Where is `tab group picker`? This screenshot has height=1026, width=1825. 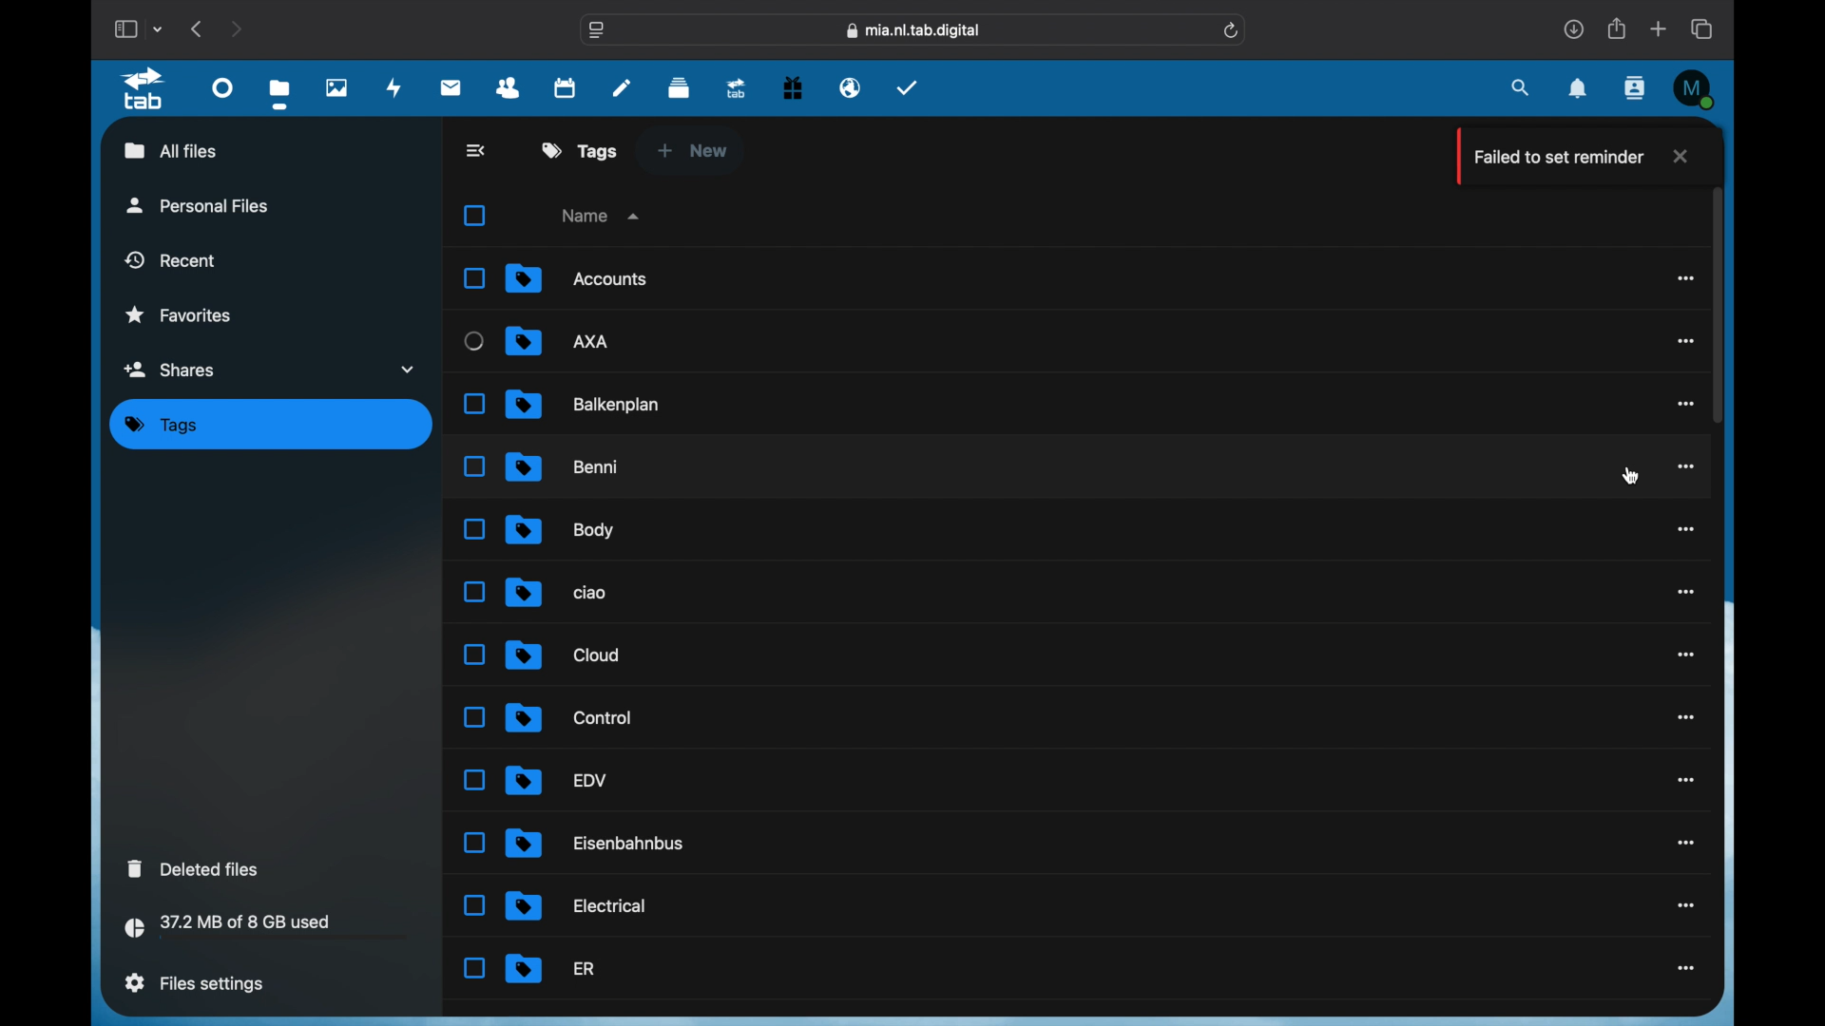 tab group picker is located at coordinates (158, 28).